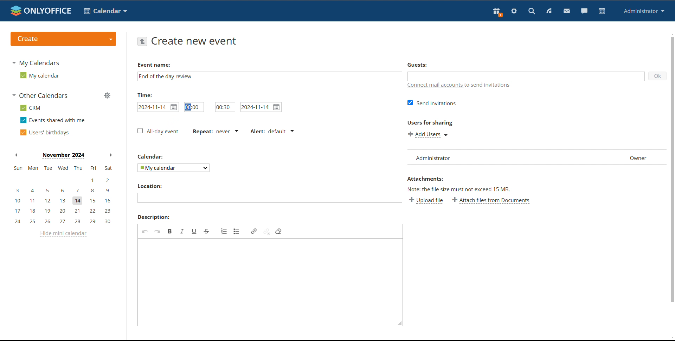 The width and height of the screenshot is (675, 341). Describe the element at coordinates (63, 156) in the screenshot. I see `Month on display` at that location.